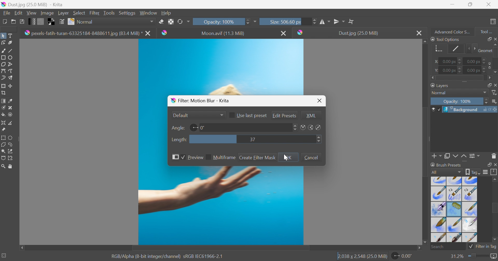 The height and width of the screenshot is (261, 498). What do you see at coordinates (451, 31) in the screenshot?
I see `Advanced color s...` at bounding box center [451, 31].